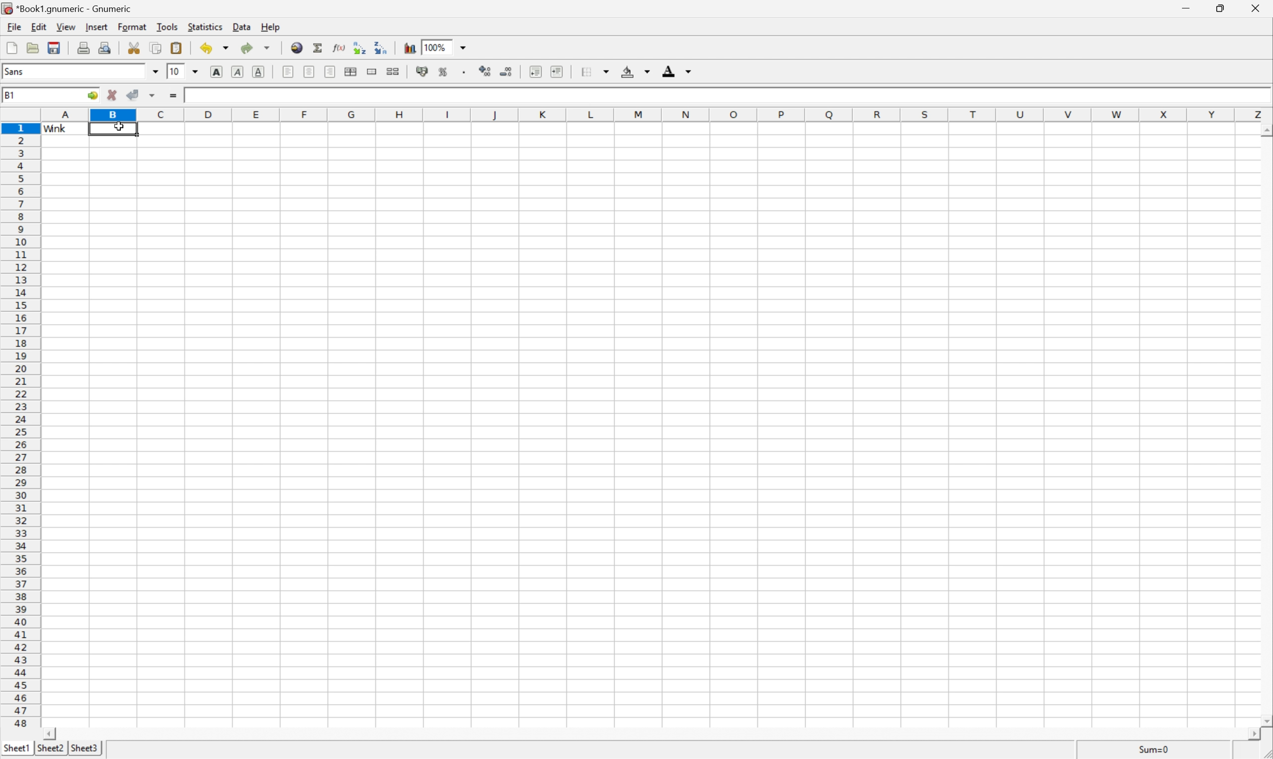  What do you see at coordinates (155, 71) in the screenshot?
I see `drop down` at bounding box center [155, 71].